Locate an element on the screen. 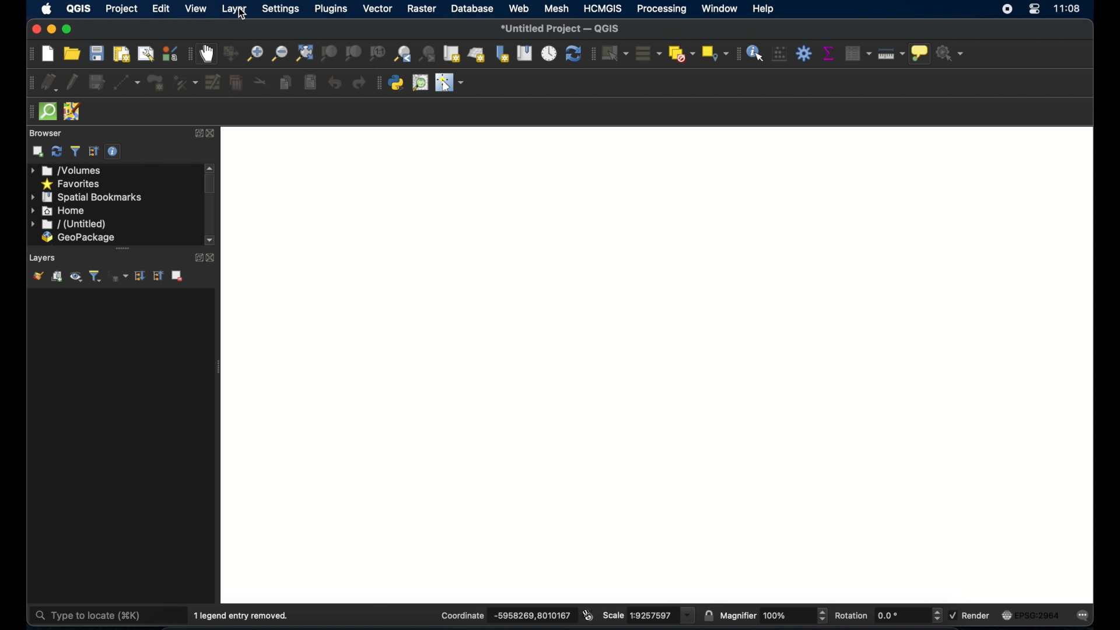  dropdown is located at coordinates (688, 615).